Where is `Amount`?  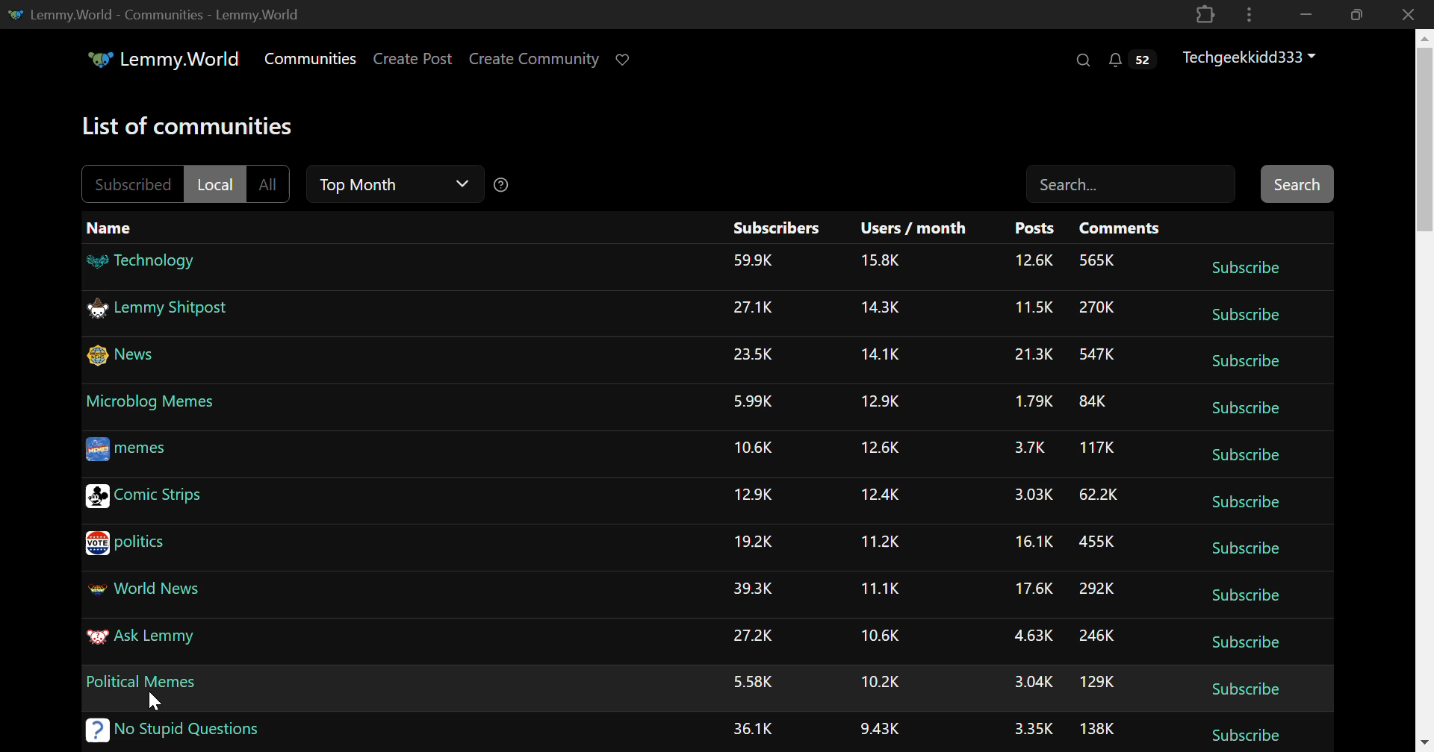
Amount is located at coordinates (754, 263).